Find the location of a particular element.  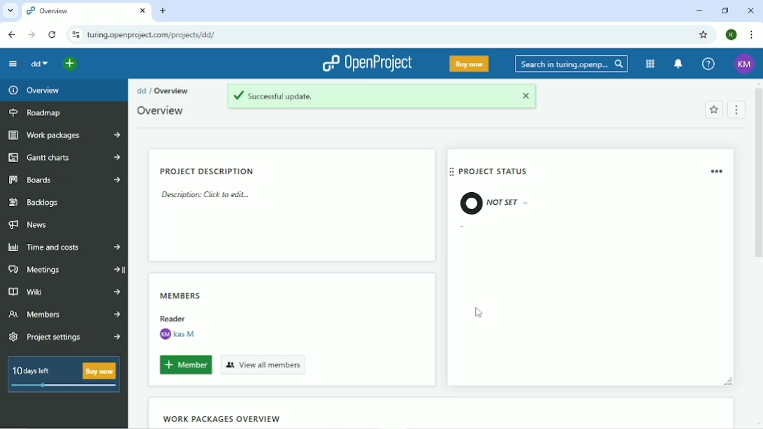

Work packages overview is located at coordinates (221, 419).